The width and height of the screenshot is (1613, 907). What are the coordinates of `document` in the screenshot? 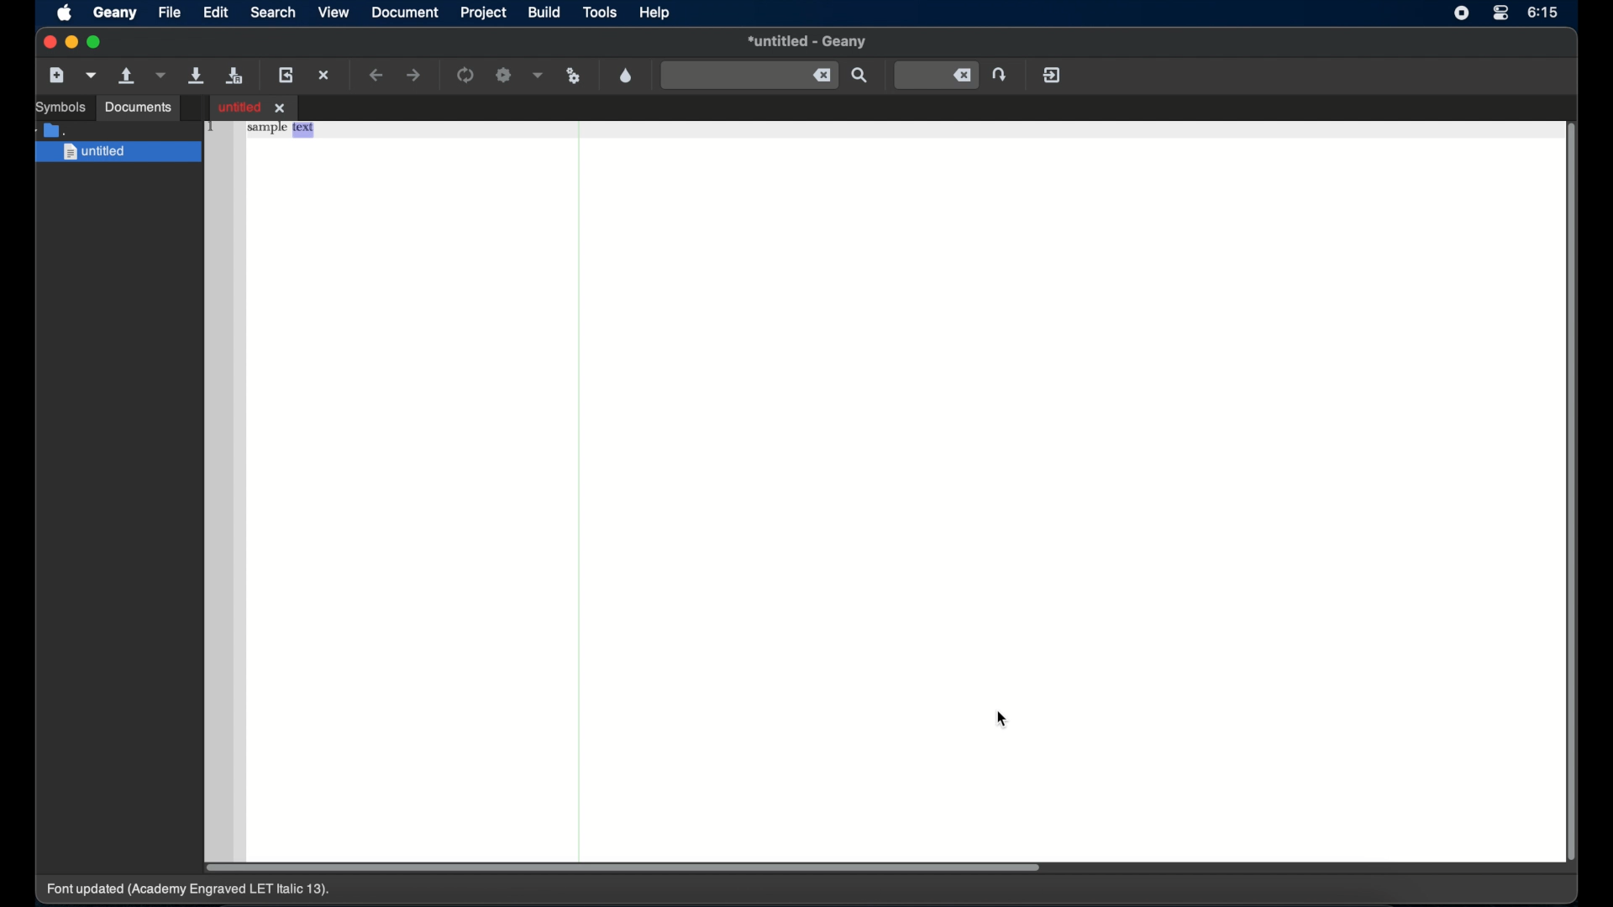 It's located at (405, 13).